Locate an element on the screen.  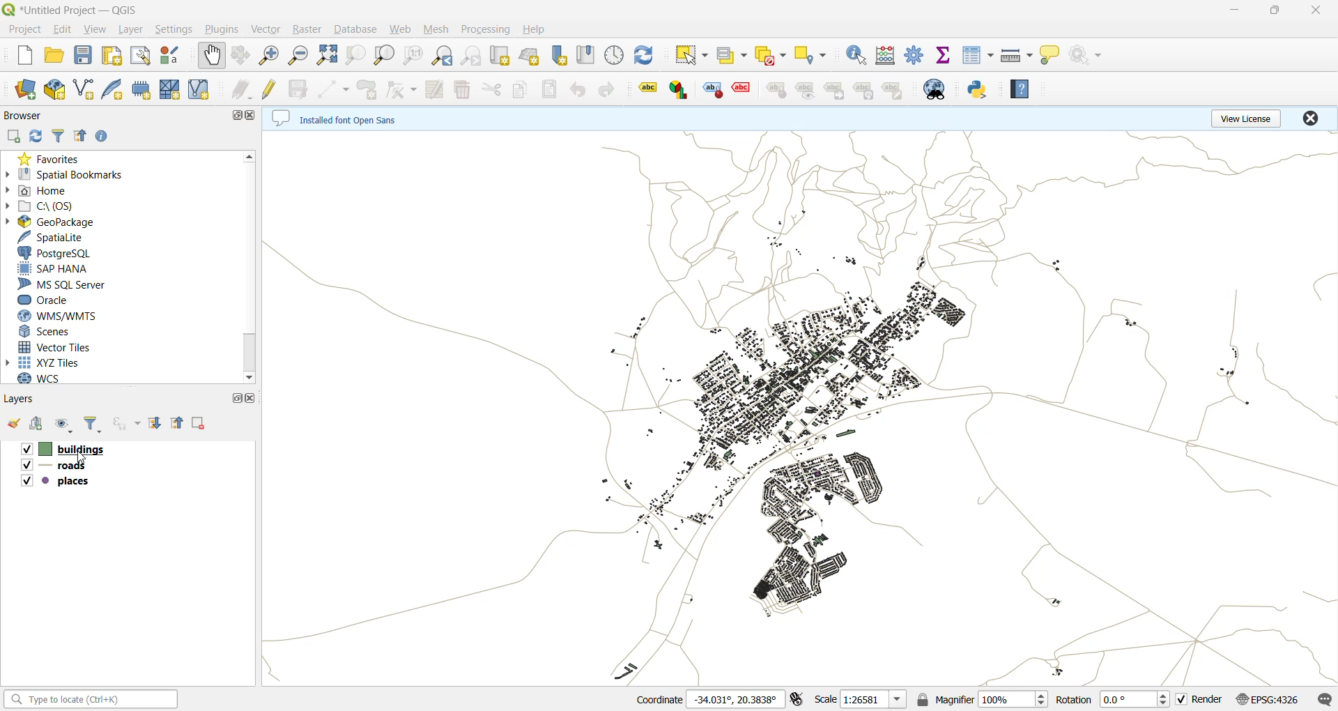
minimize is located at coordinates (1234, 8).